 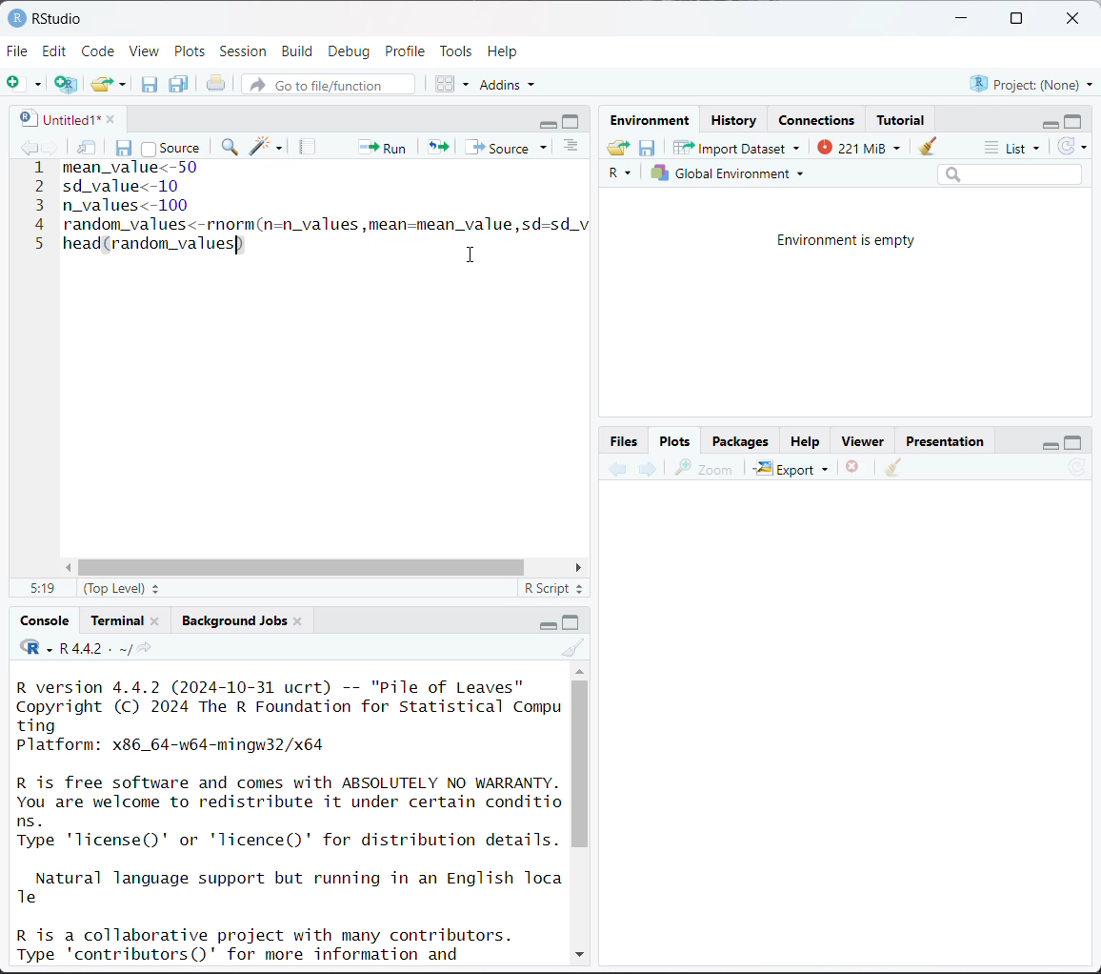 I want to click on R 4.4.2 . ~/, so click(x=94, y=648).